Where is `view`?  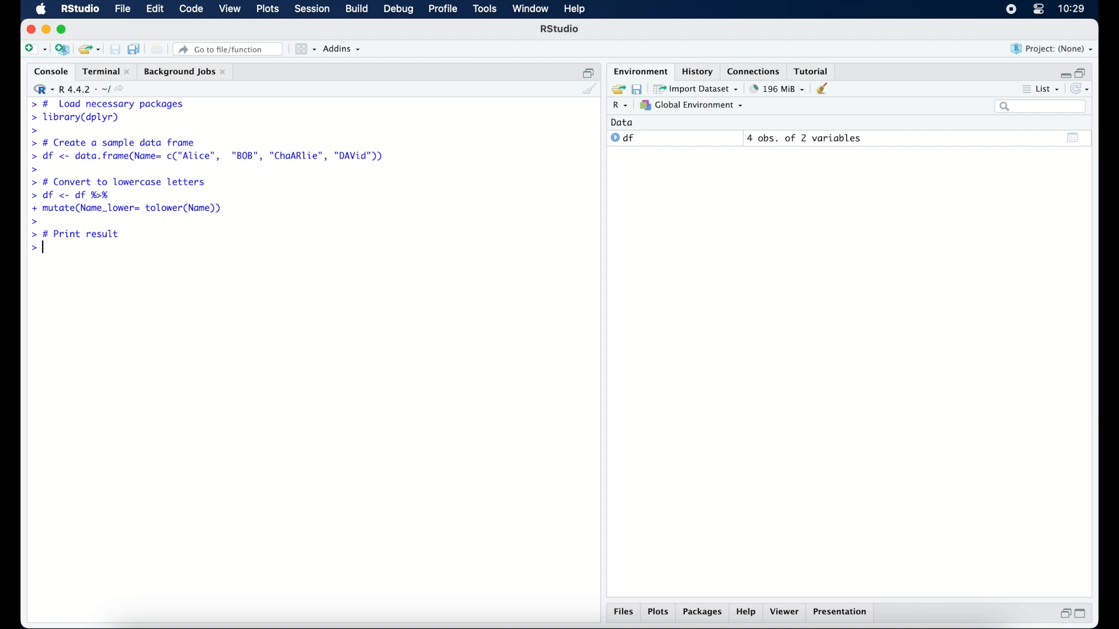 view is located at coordinates (230, 10).